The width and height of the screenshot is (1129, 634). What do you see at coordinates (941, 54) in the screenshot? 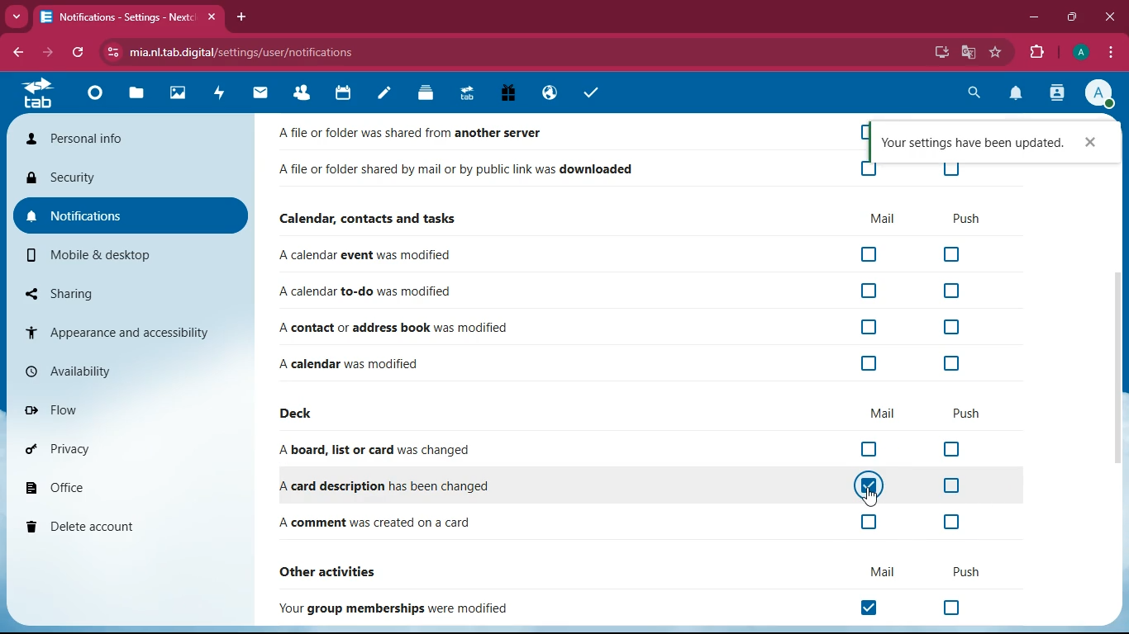
I see `desktop` at bounding box center [941, 54].